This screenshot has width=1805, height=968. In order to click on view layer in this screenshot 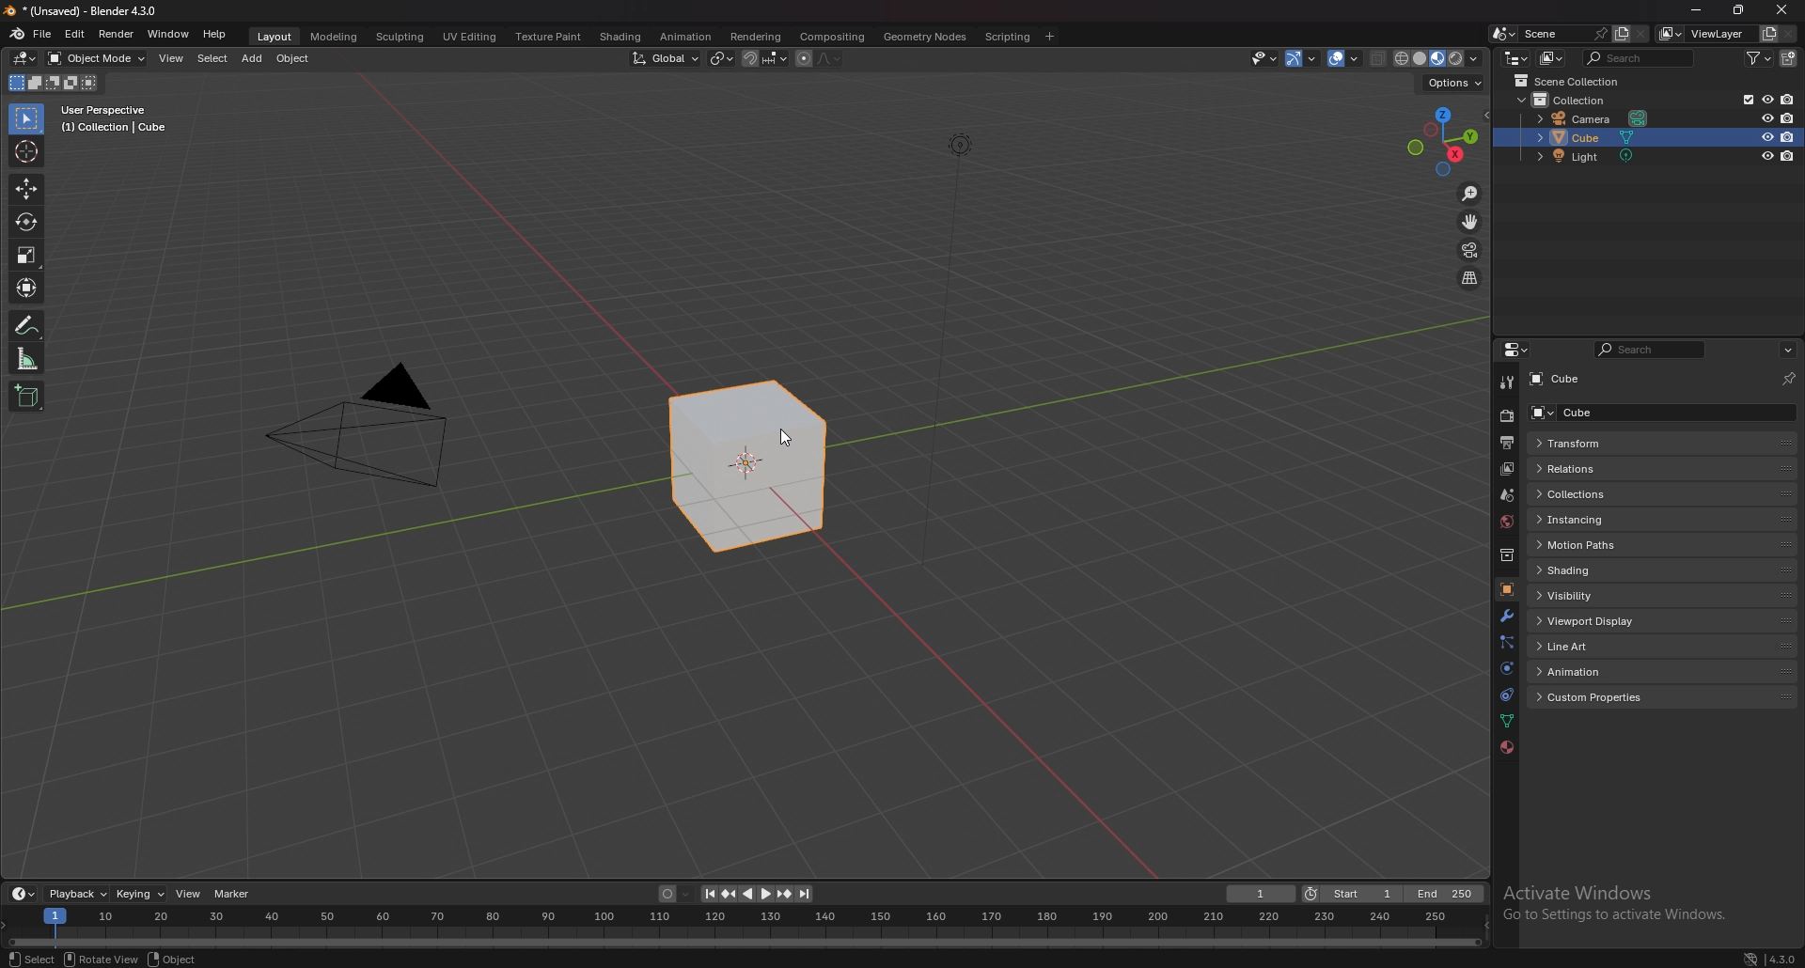, I will do `click(1703, 34)`.